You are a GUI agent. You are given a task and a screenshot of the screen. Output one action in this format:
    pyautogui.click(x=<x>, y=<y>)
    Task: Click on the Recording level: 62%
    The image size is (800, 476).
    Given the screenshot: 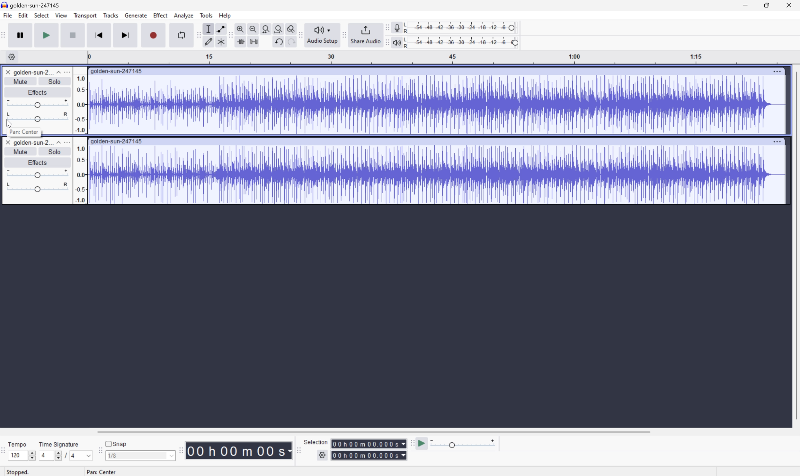 What is the action you would take?
    pyautogui.click(x=461, y=27)
    